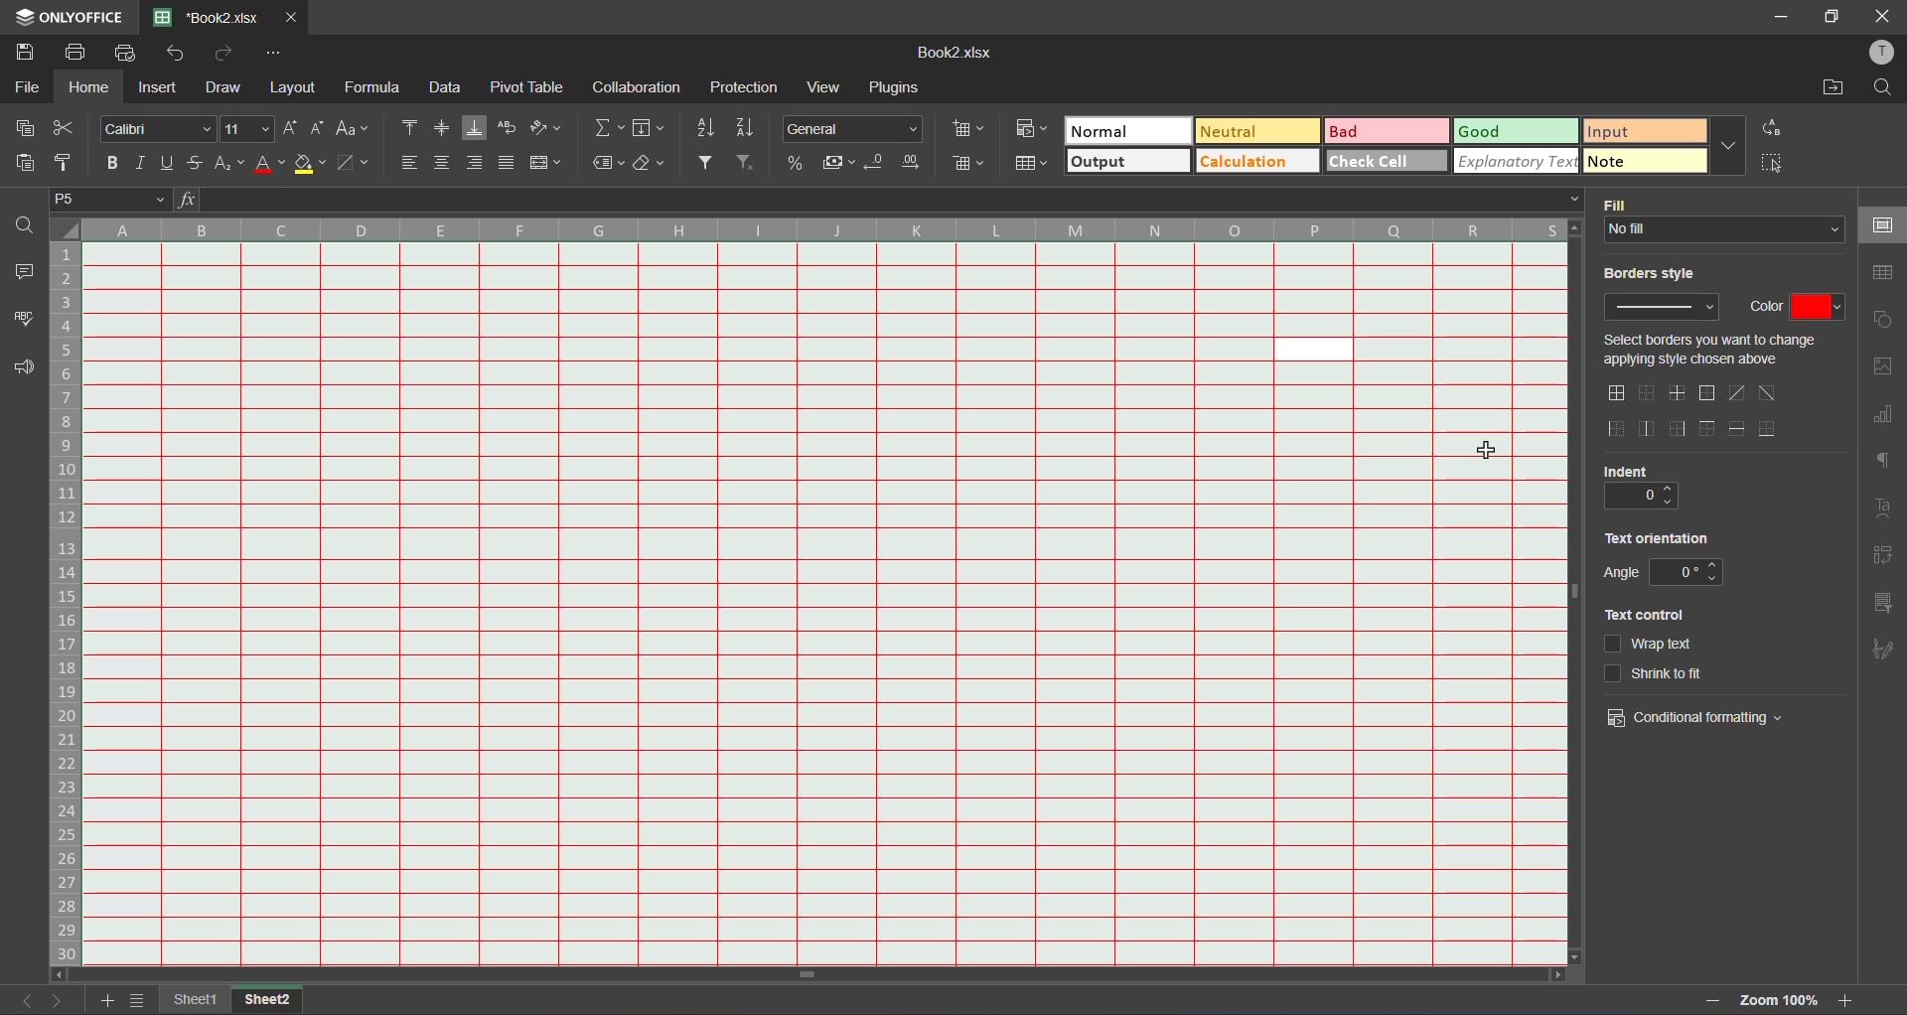 This screenshot has width=1907, height=1015. What do you see at coordinates (71, 605) in the screenshot?
I see `row numbers` at bounding box center [71, 605].